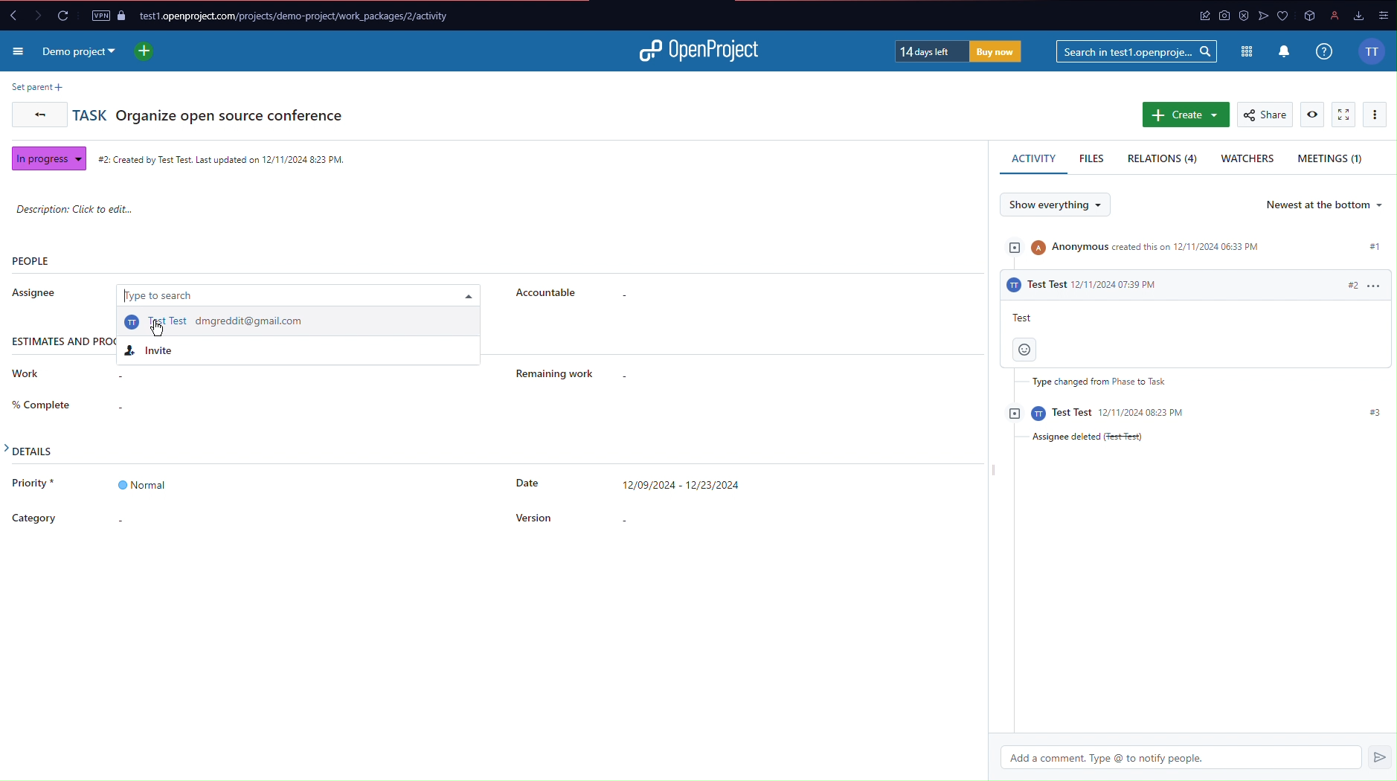  I want to click on VPN and Page Security, so click(108, 16).